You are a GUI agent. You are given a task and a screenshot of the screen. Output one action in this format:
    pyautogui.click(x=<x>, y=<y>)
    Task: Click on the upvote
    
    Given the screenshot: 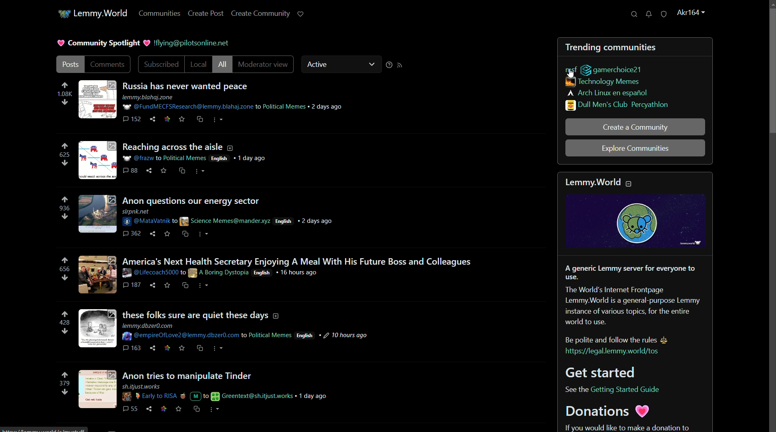 What is the action you would take?
    pyautogui.click(x=64, y=146)
    